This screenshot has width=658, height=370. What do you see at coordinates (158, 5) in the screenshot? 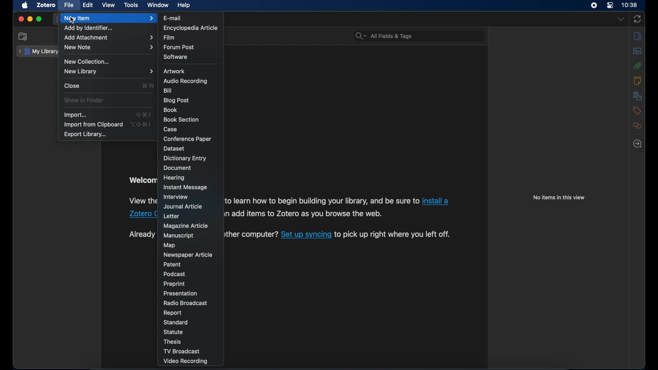
I see `window` at bounding box center [158, 5].